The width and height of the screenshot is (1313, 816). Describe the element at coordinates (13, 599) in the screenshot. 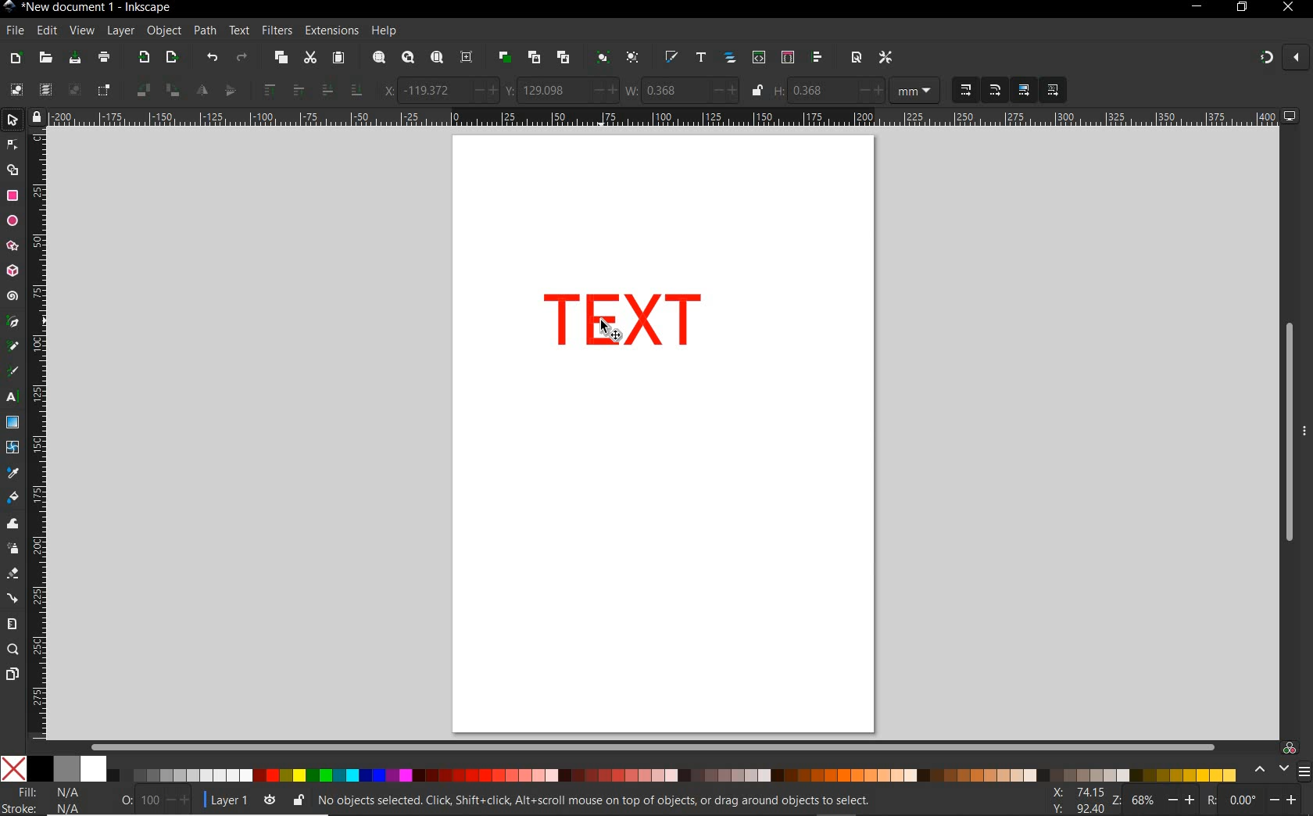

I see `CONNECTOR TOOL` at that location.